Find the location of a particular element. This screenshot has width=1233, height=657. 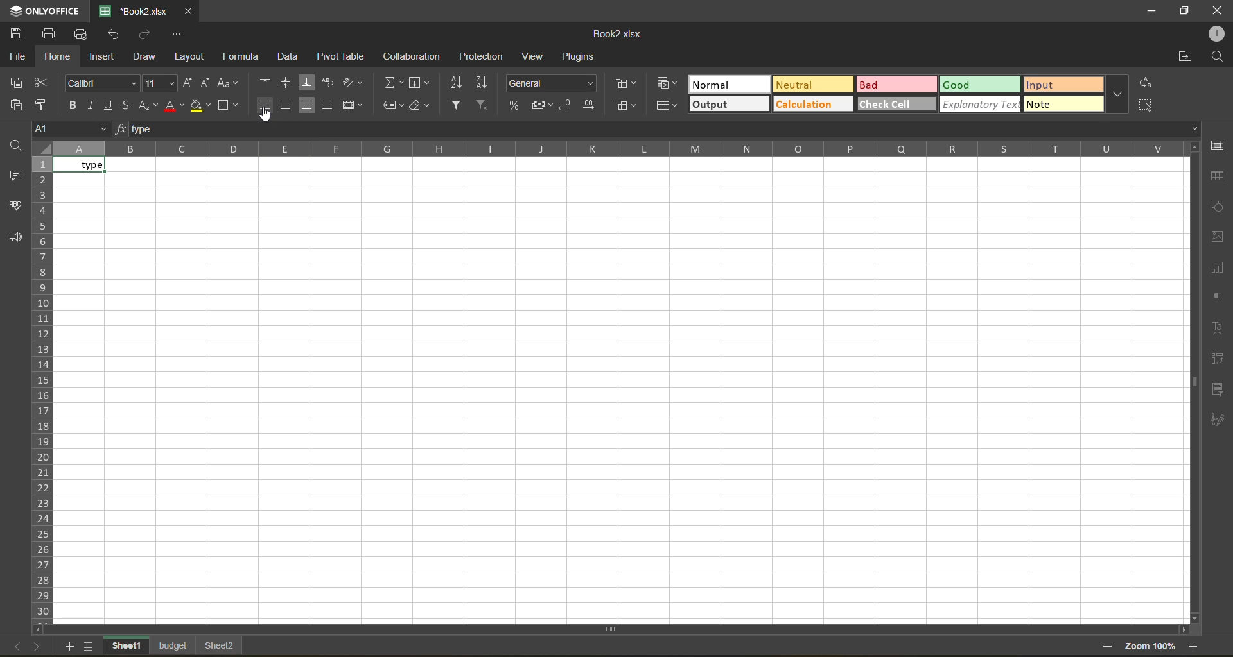

percent is located at coordinates (516, 105).